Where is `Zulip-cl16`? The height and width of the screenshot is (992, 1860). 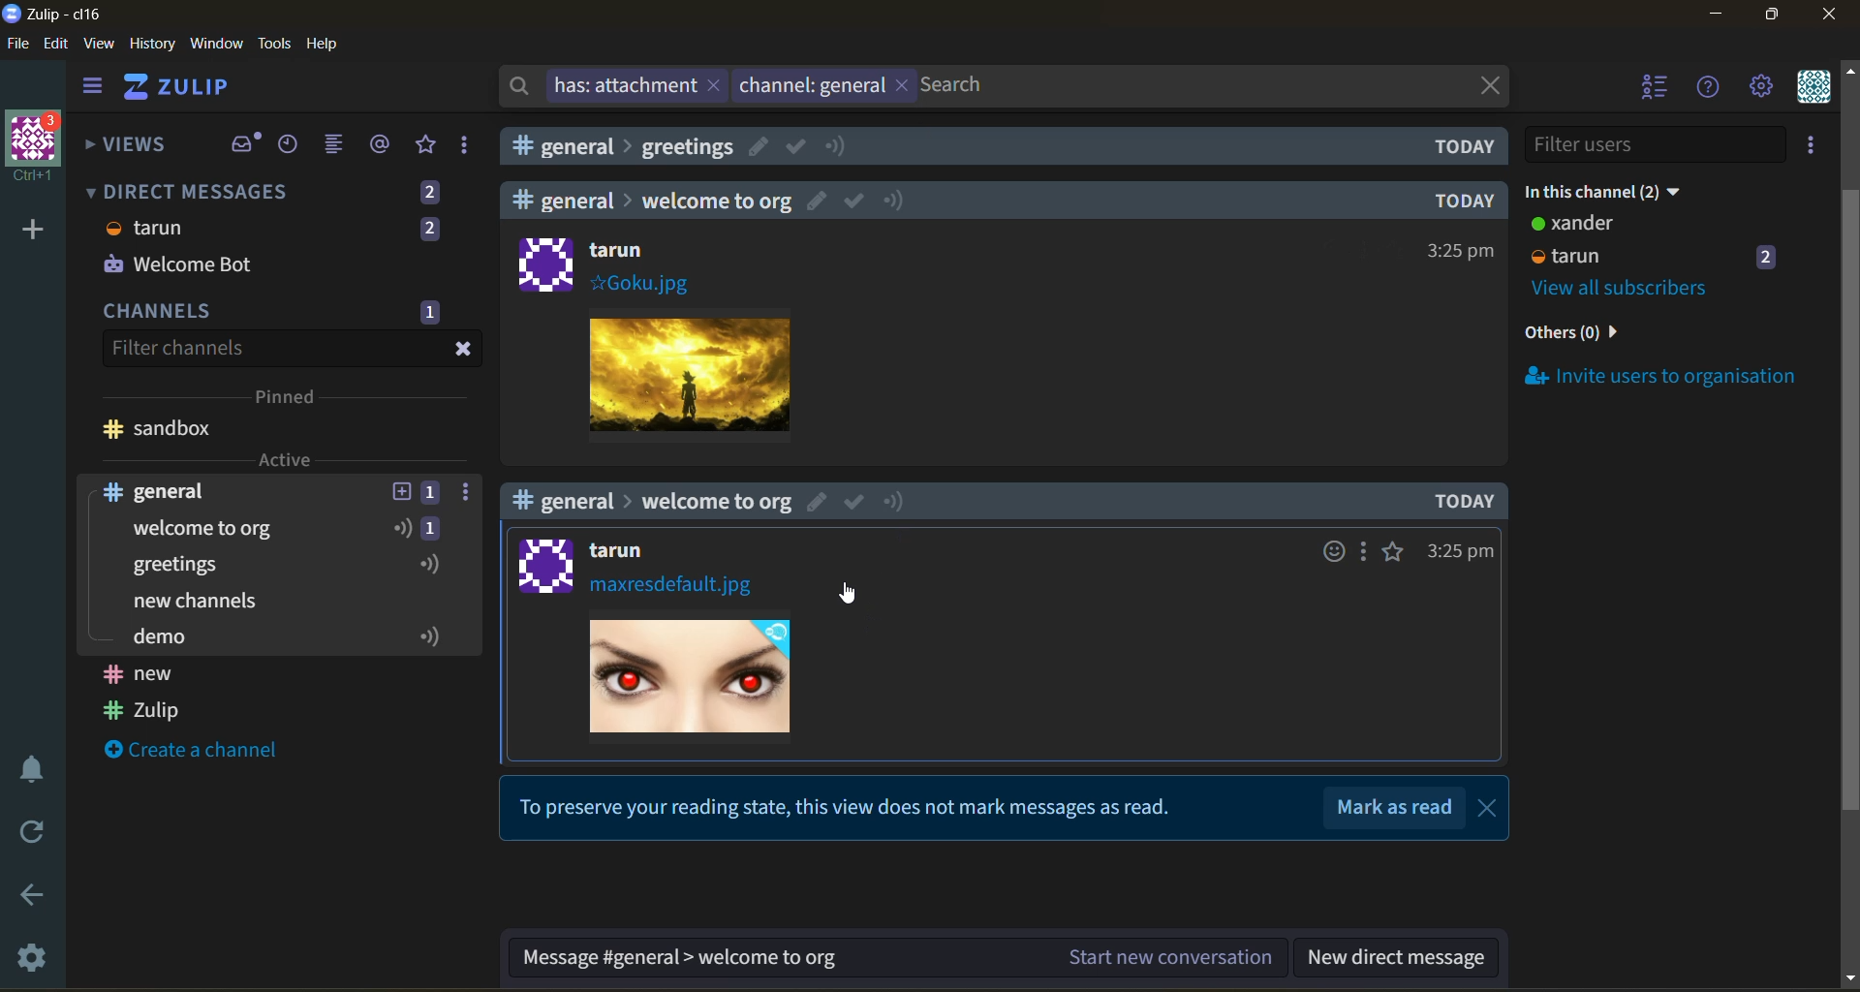 Zulip-cl16 is located at coordinates (57, 13).